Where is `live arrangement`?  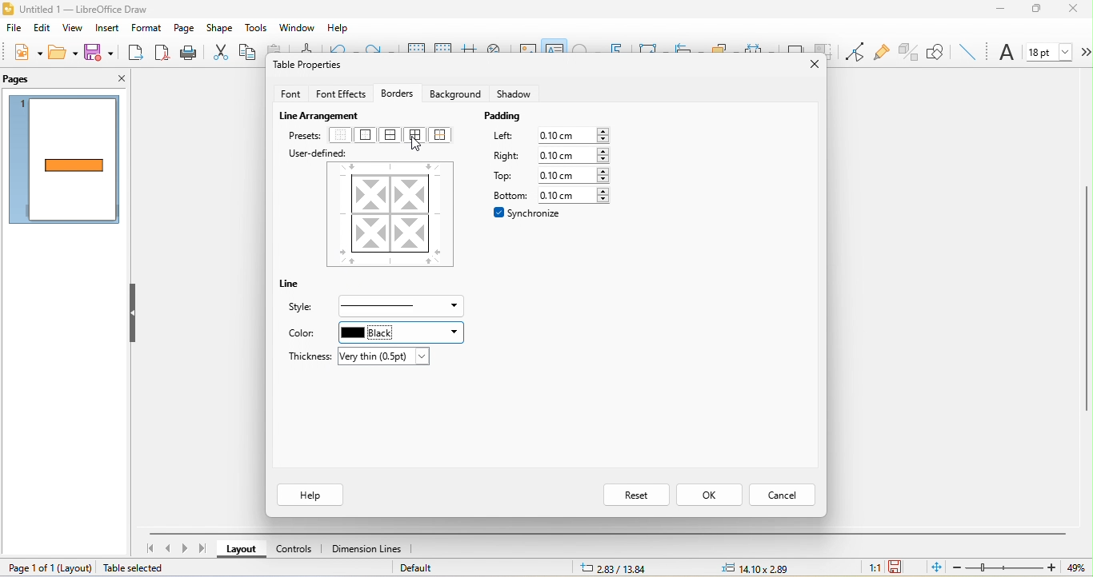 live arrangement is located at coordinates (322, 113).